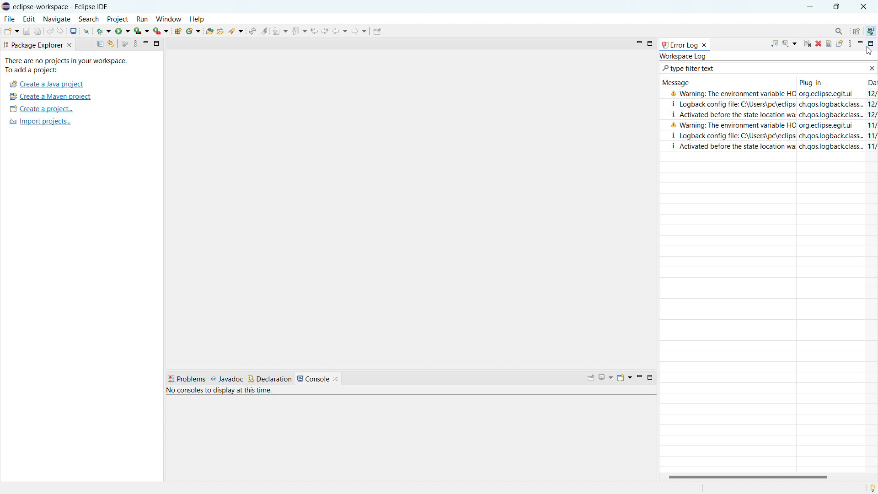  I want to click on help, so click(199, 17).